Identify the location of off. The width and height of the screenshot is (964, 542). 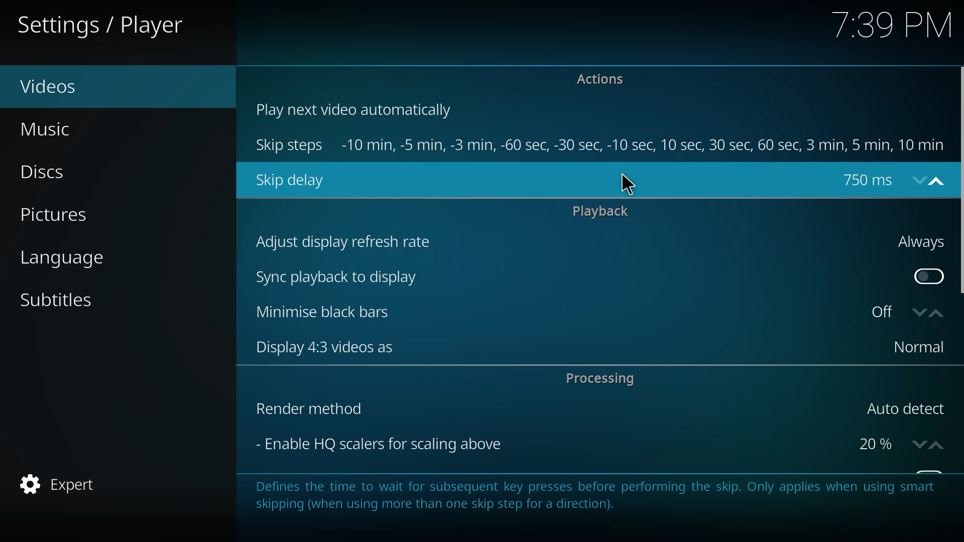
(904, 312).